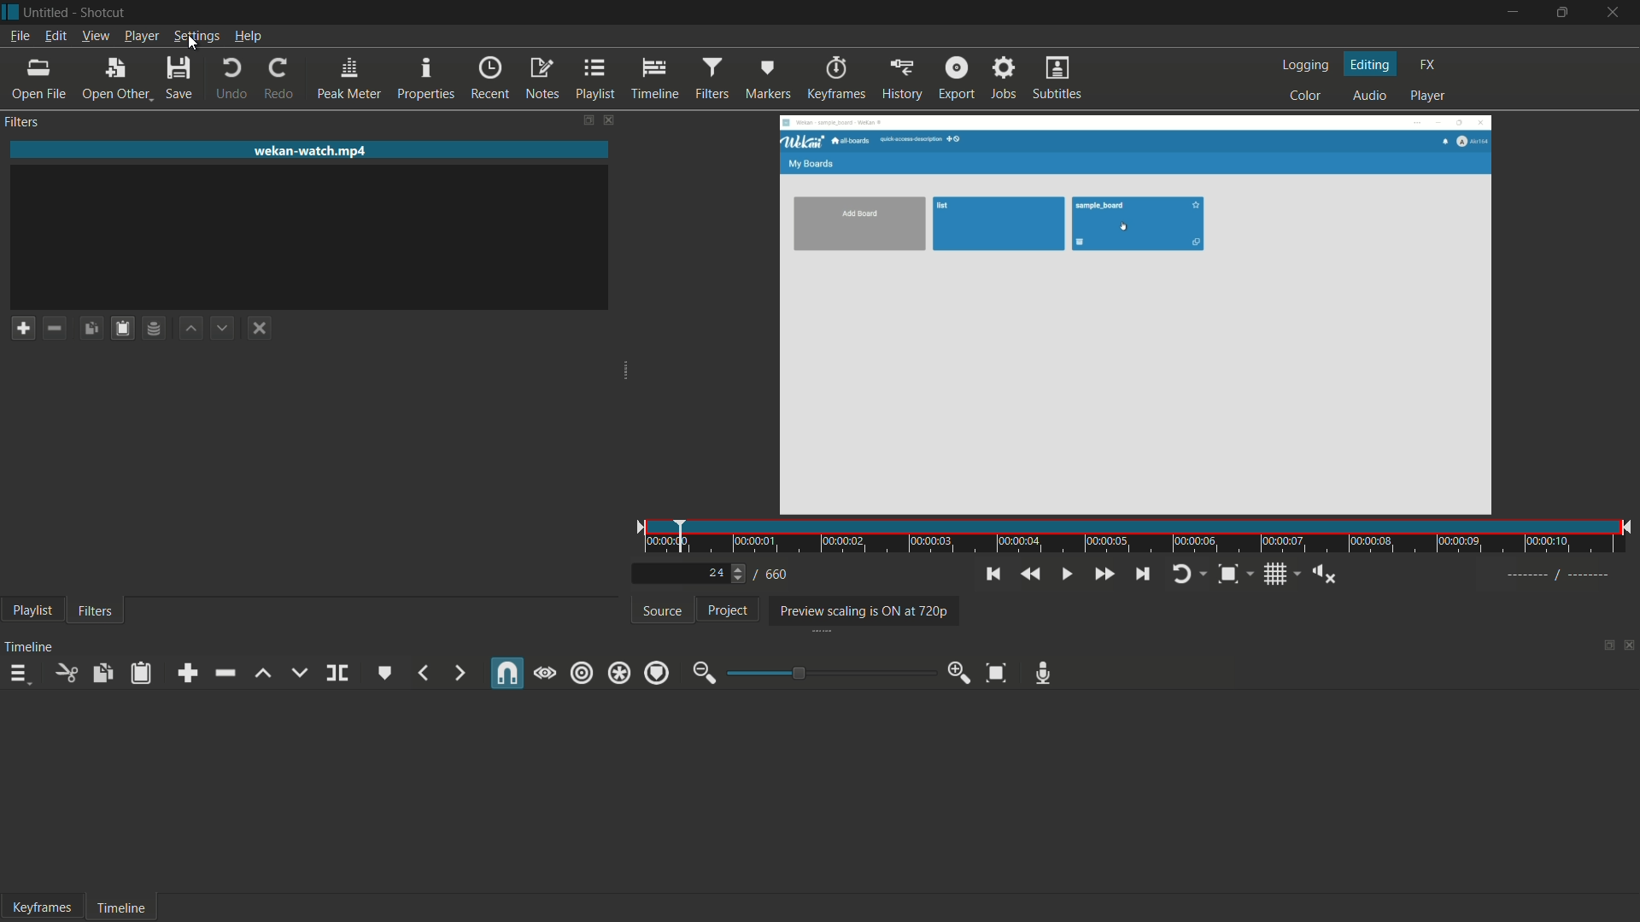 The height and width of the screenshot is (922, 1640). What do you see at coordinates (427, 78) in the screenshot?
I see `properties` at bounding box center [427, 78].